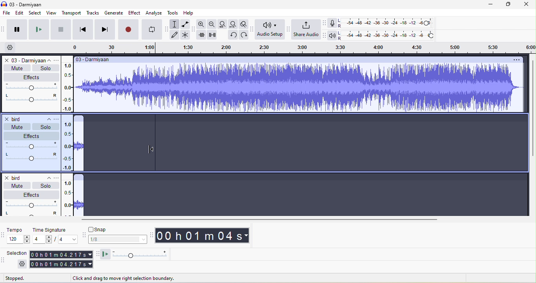 This screenshot has height=283, width=536. I want to click on file, so click(7, 13).